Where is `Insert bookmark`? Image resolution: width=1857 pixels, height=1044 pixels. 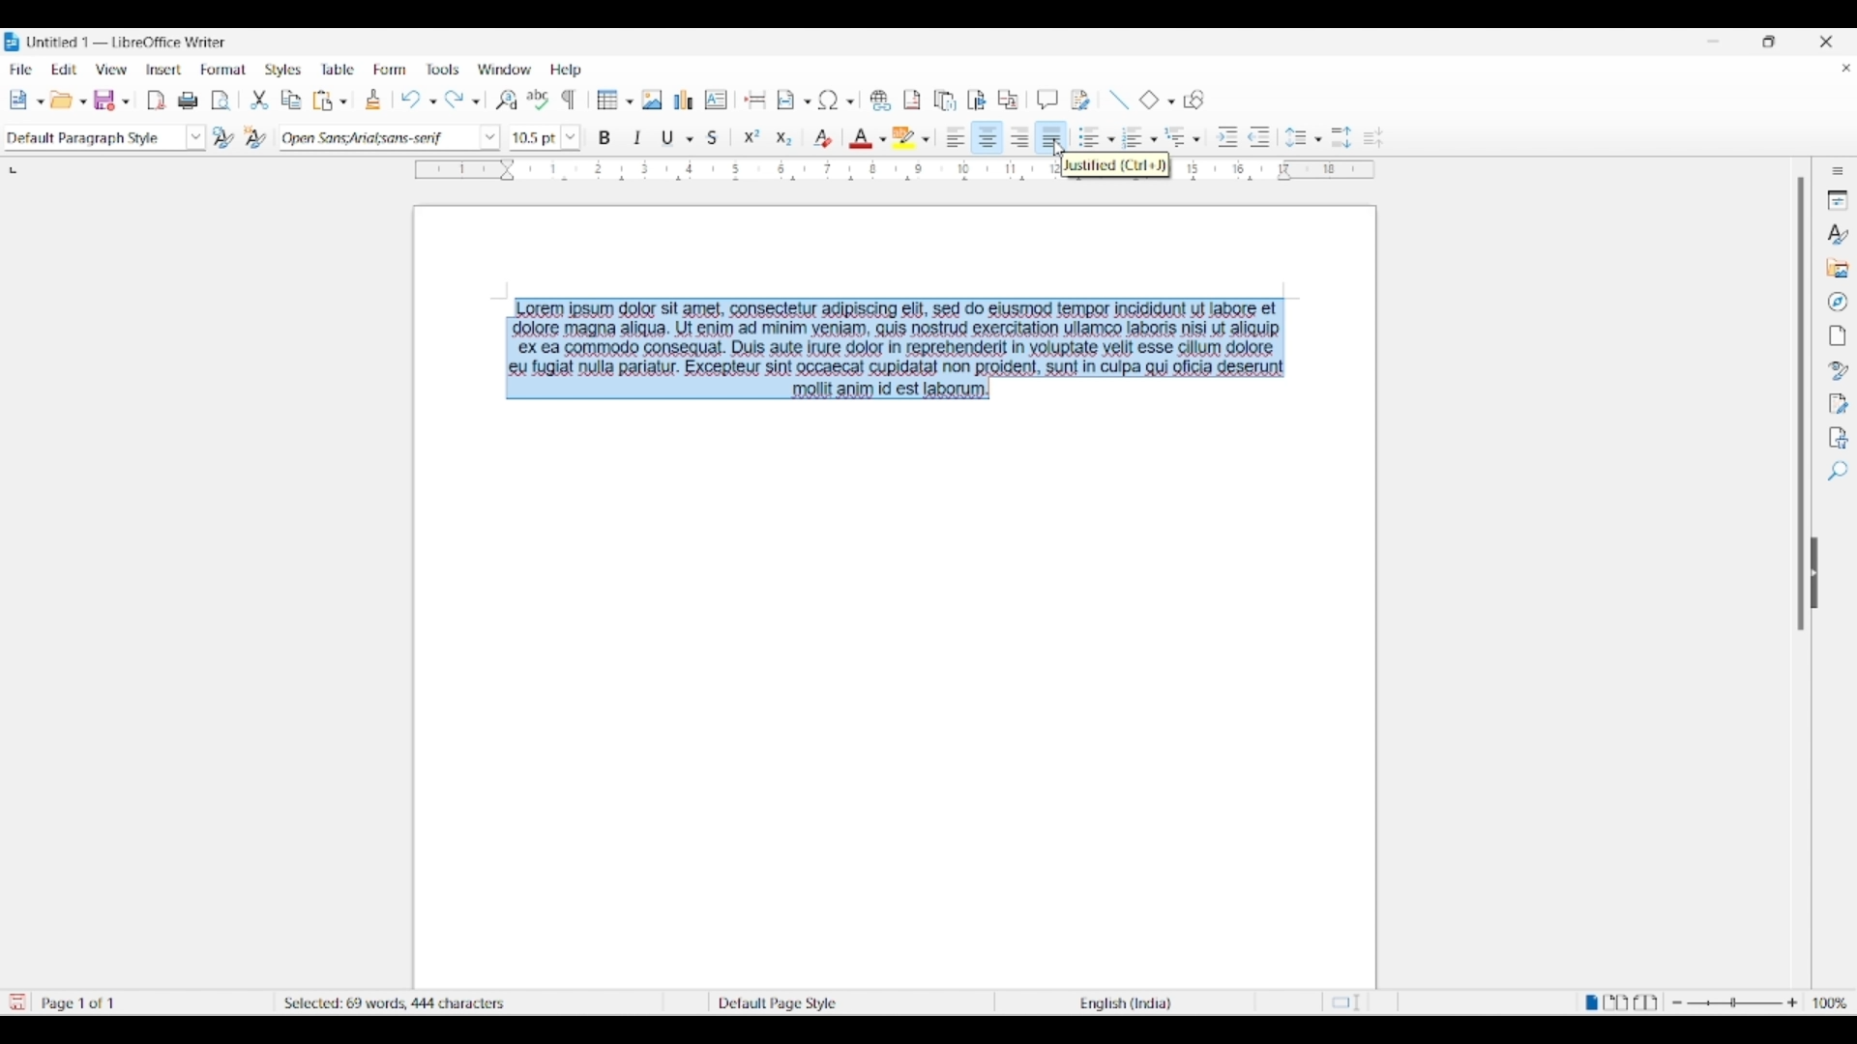 Insert bookmark is located at coordinates (977, 100).